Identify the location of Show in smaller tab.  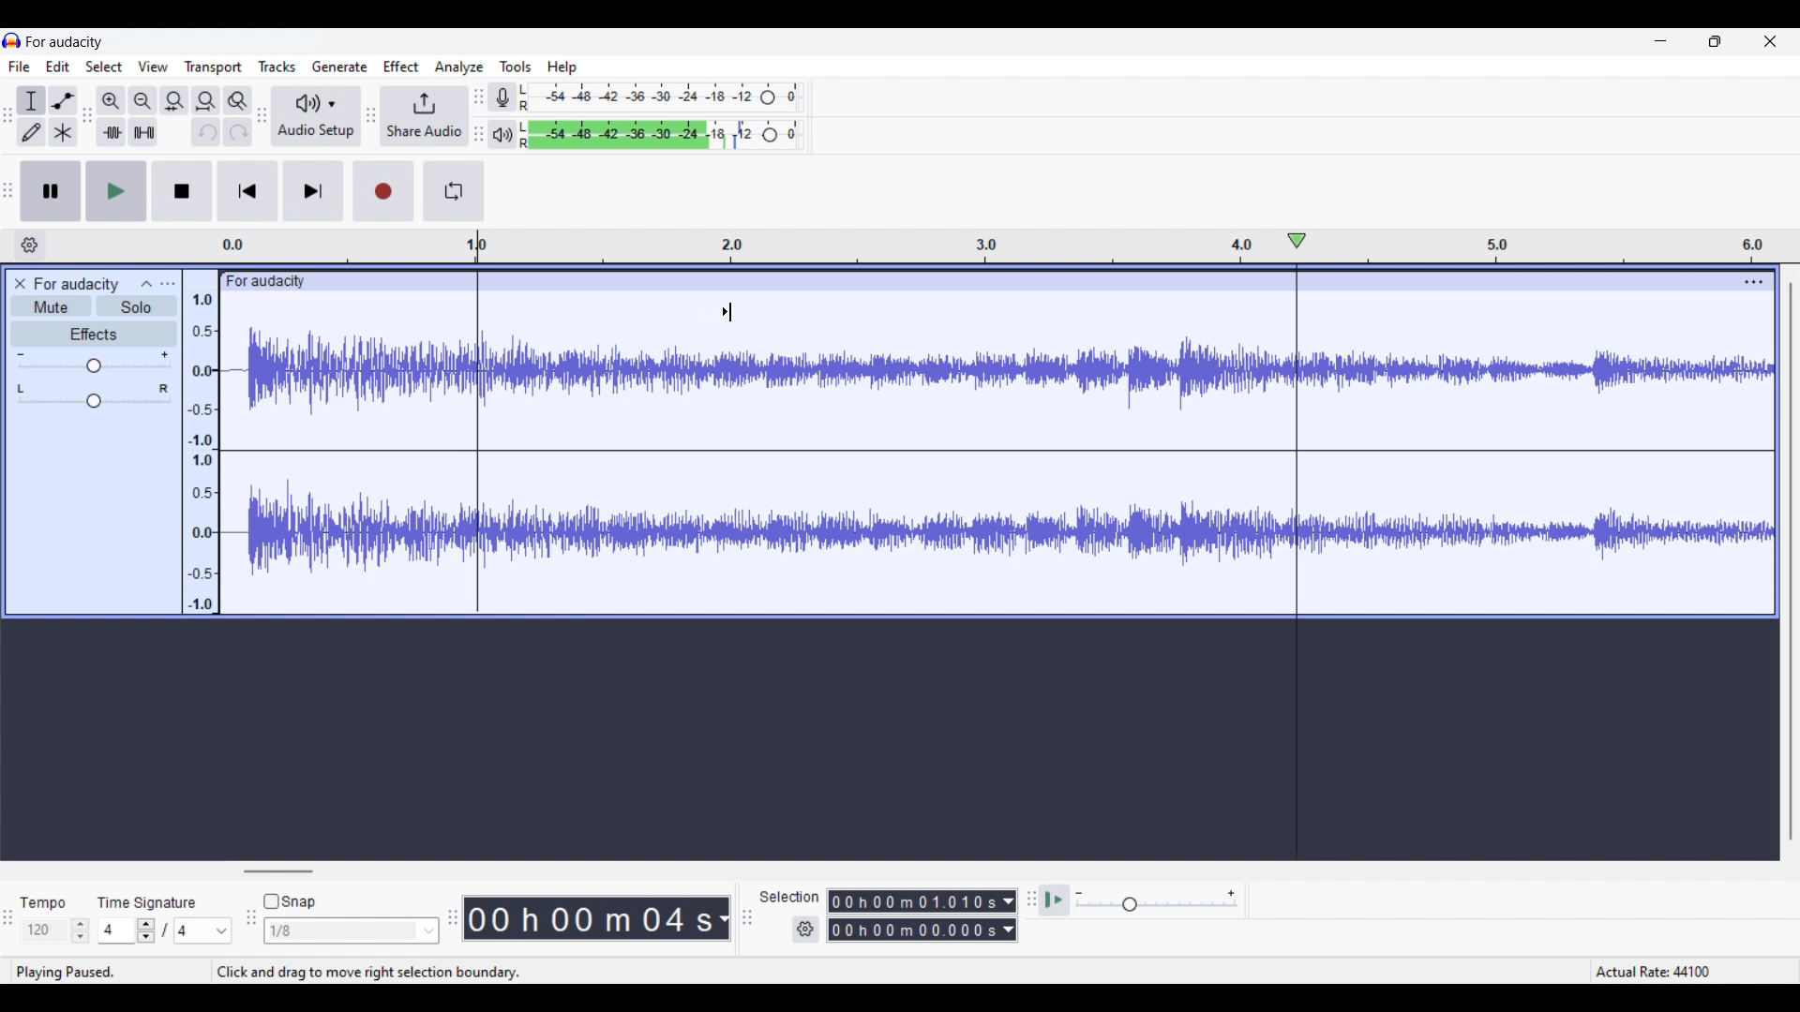
(1715, 41).